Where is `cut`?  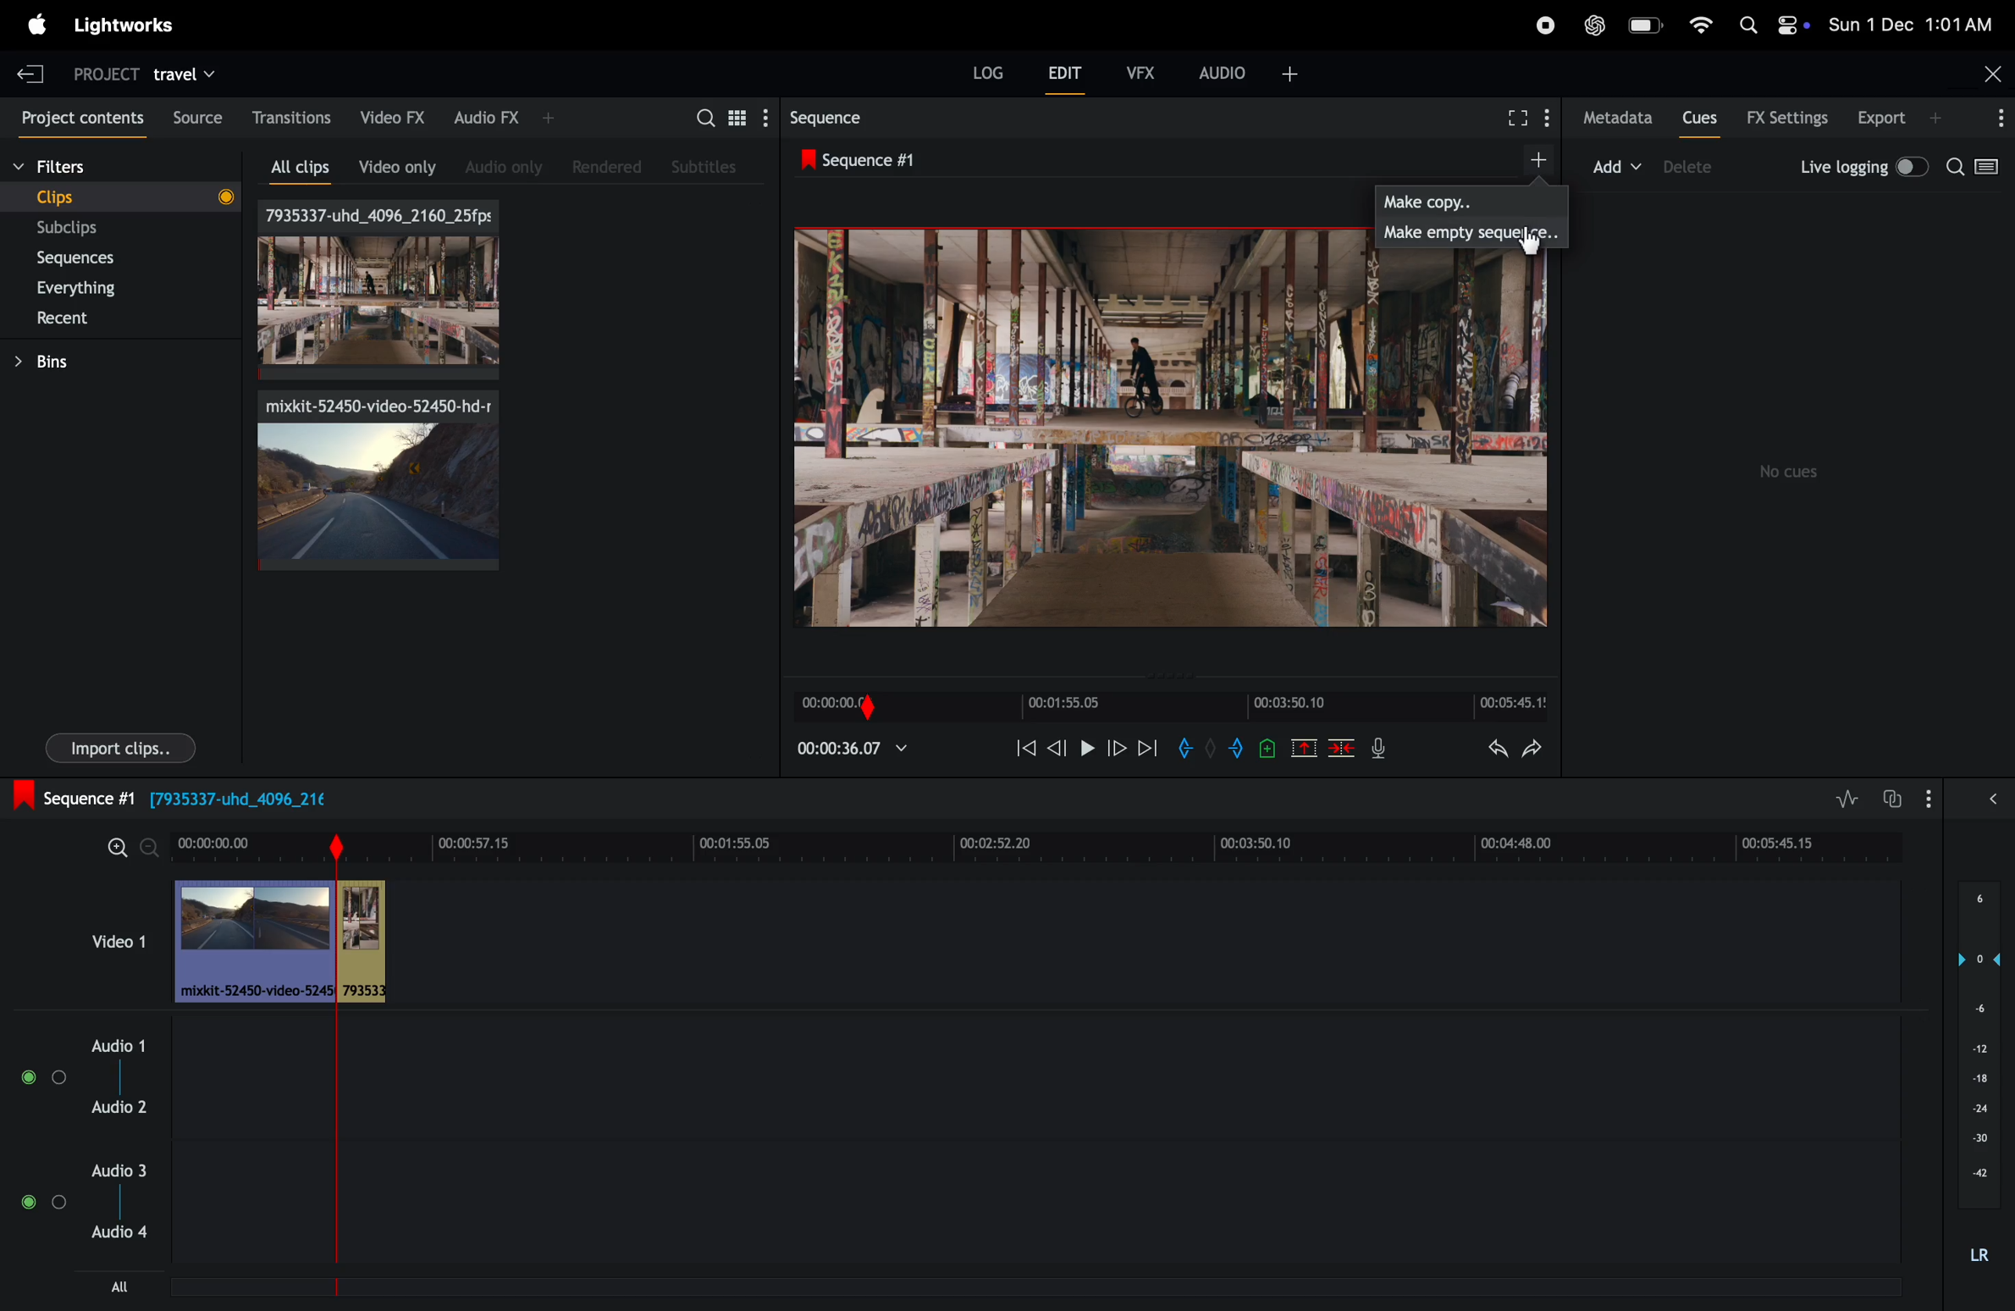
cut is located at coordinates (1304, 747).